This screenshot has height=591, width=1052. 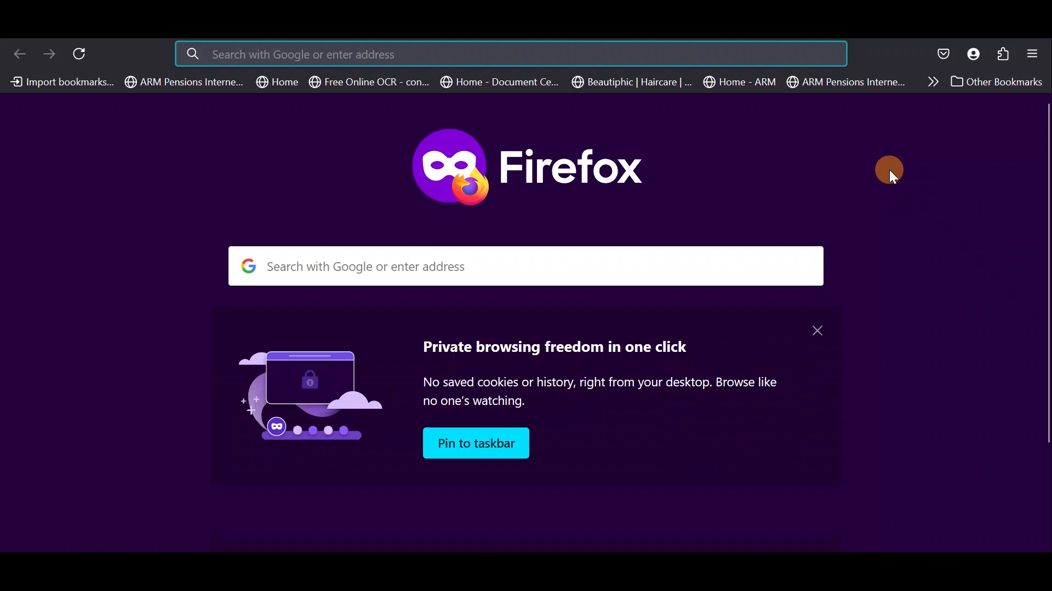 What do you see at coordinates (1036, 54) in the screenshot?
I see `Open application menu` at bounding box center [1036, 54].